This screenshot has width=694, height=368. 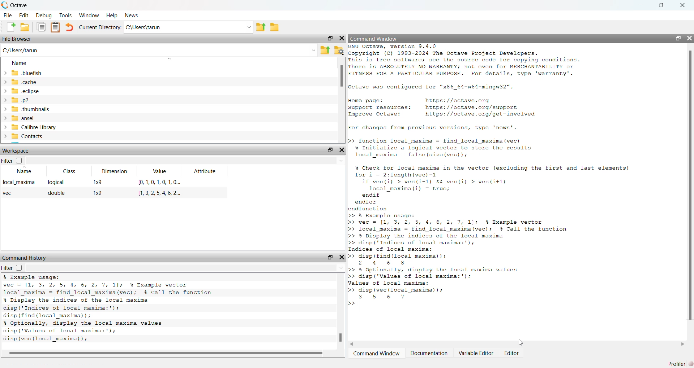 What do you see at coordinates (41, 27) in the screenshot?
I see `Copy` at bounding box center [41, 27].